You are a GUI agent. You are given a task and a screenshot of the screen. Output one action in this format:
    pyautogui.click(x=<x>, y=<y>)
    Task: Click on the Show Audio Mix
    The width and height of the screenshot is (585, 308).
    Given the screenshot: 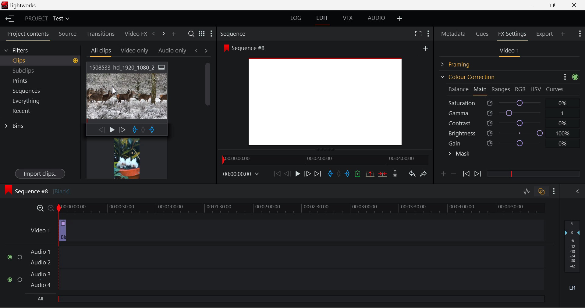 What is the action you would take?
    pyautogui.click(x=578, y=191)
    